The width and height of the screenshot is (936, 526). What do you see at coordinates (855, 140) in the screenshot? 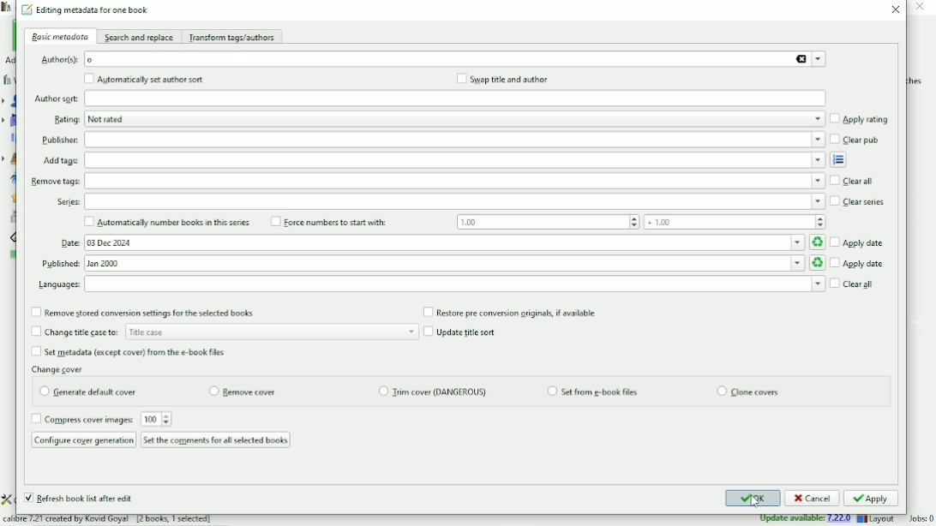
I see `Clear pub` at bounding box center [855, 140].